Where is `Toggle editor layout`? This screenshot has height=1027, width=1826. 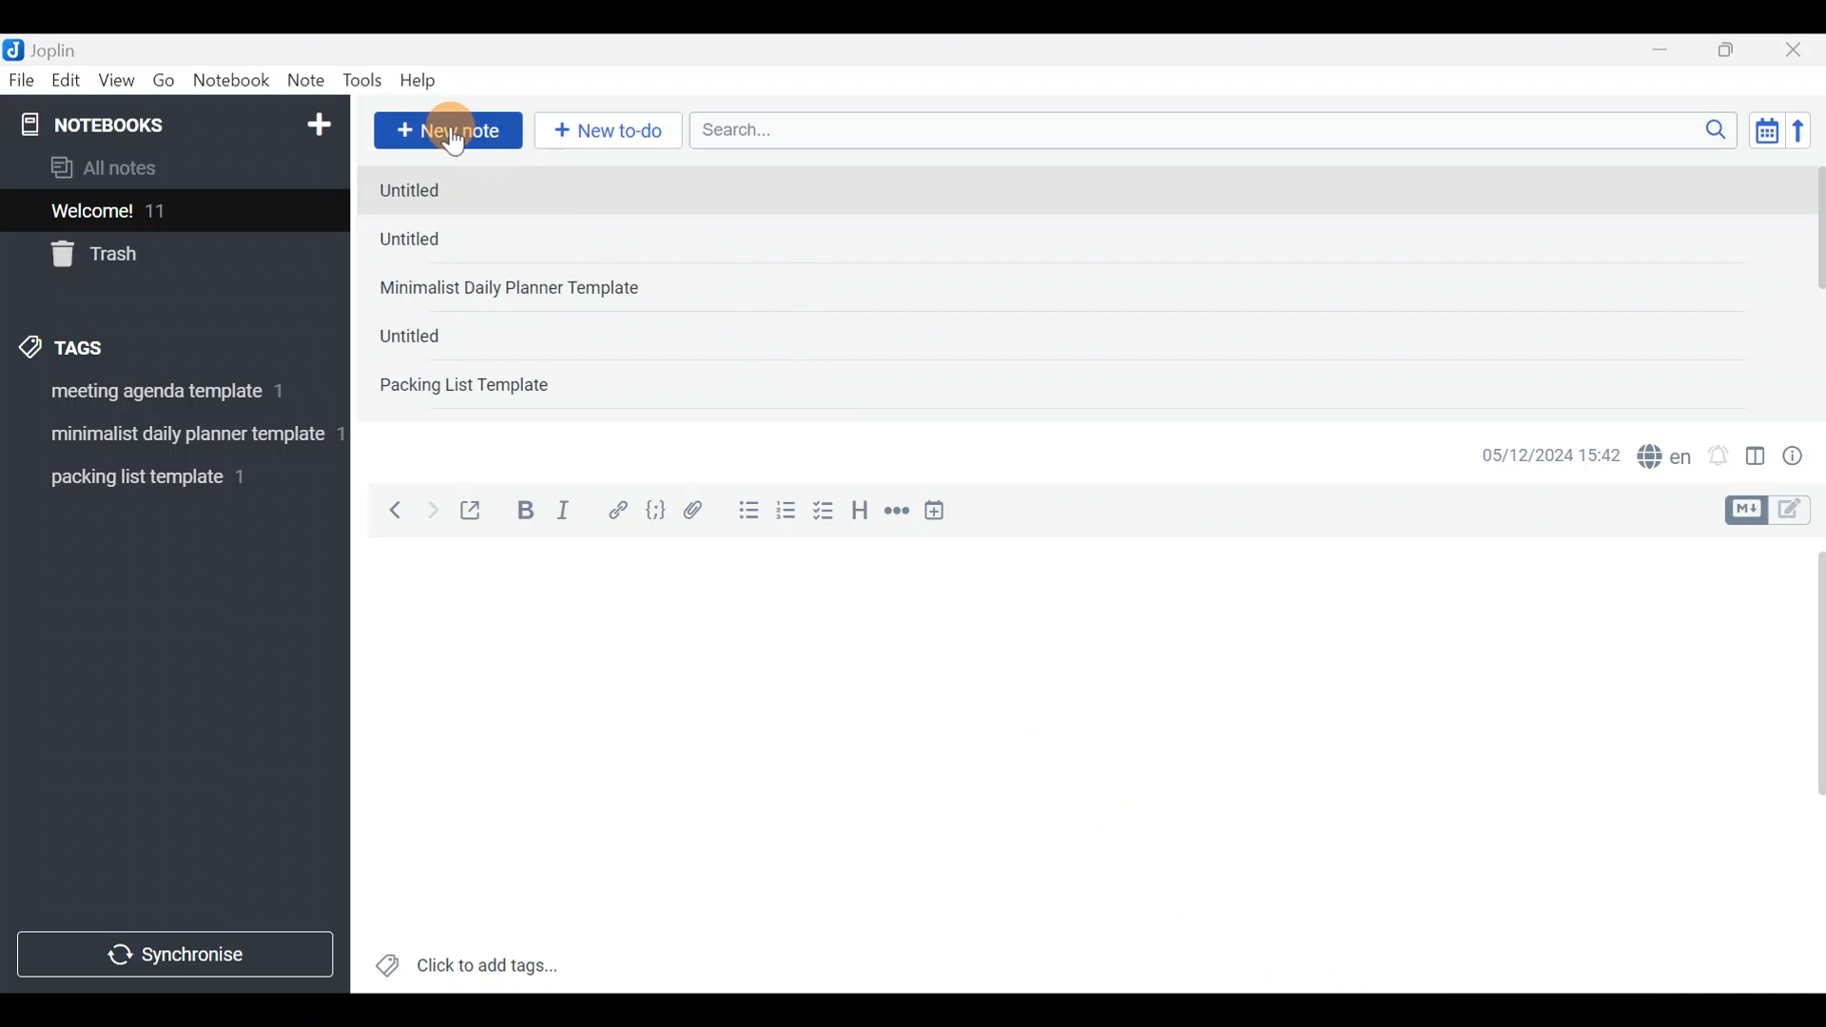 Toggle editor layout is located at coordinates (1757, 458).